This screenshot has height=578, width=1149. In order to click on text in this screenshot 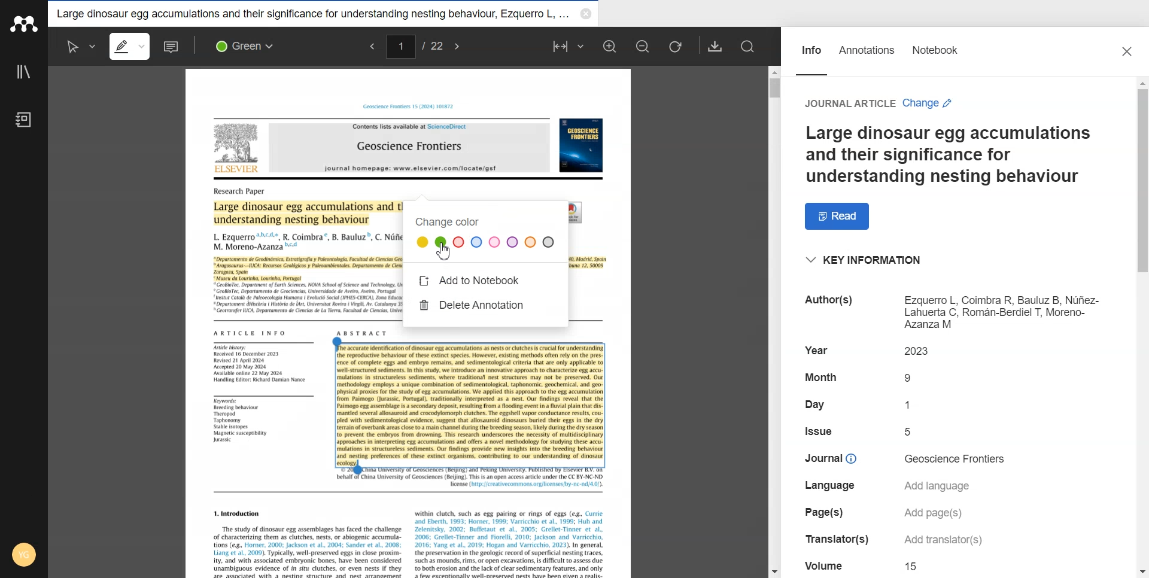, I will do `click(411, 107)`.